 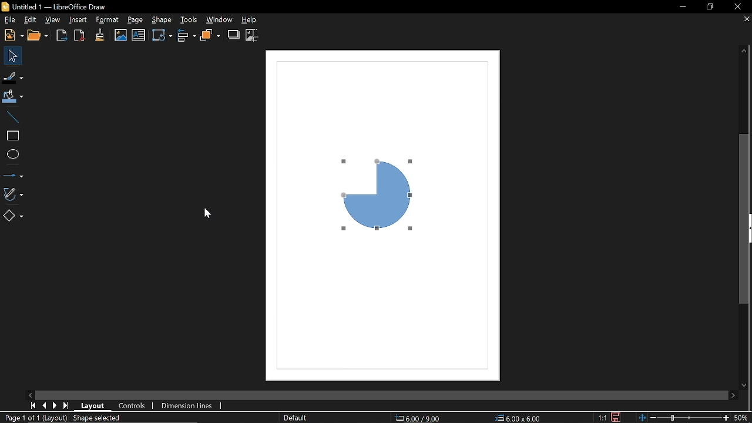 What do you see at coordinates (744, 51) in the screenshot?
I see `Move up` at bounding box center [744, 51].